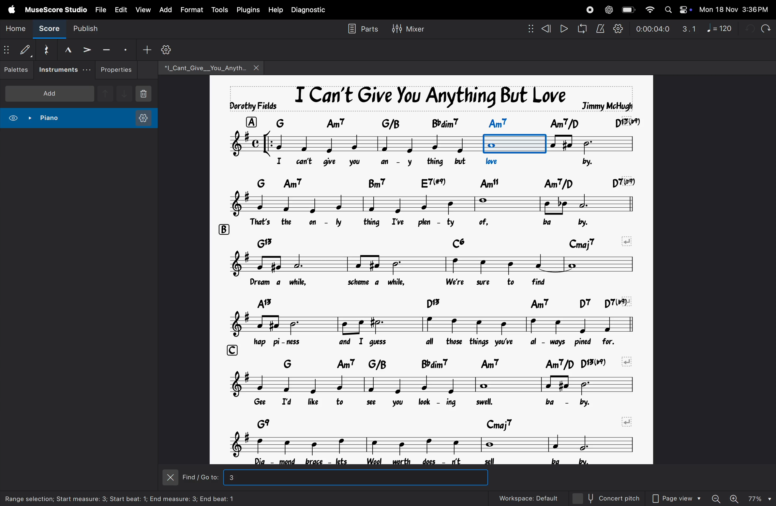 This screenshot has height=506, width=776. Describe the element at coordinates (734, 498) in the screenshot. I see `zoom in` at that location.